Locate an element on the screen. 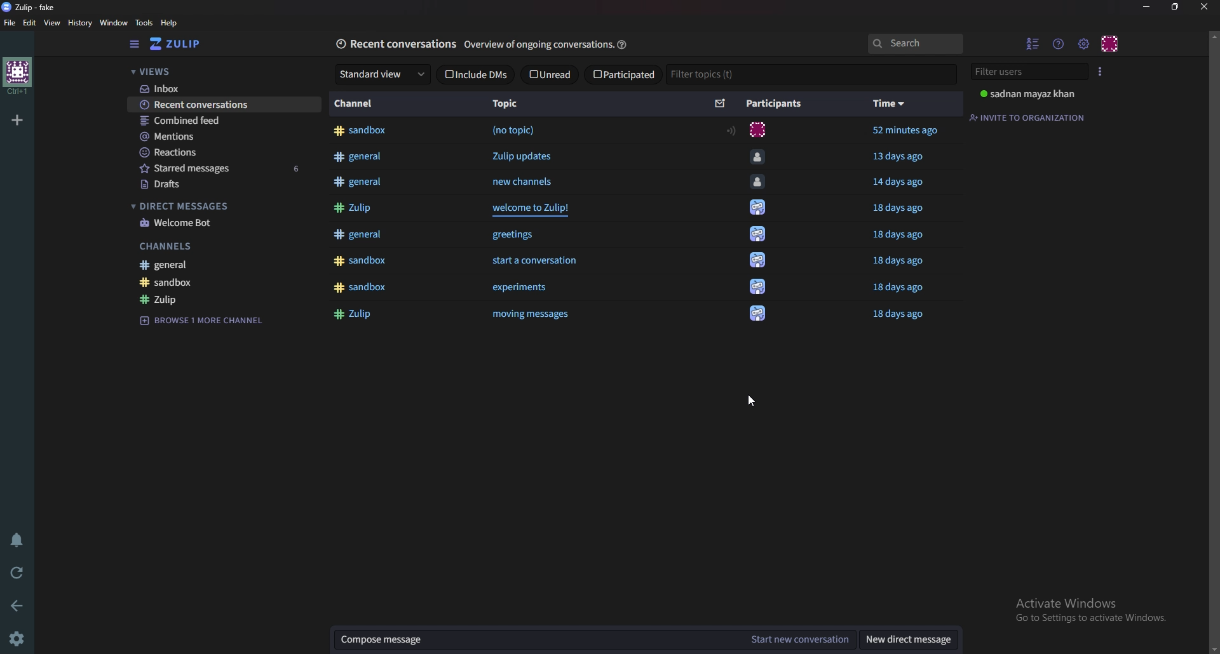 The height and width of the screenshot is (654, 1220). Channels is located at coordinates (205, 246).